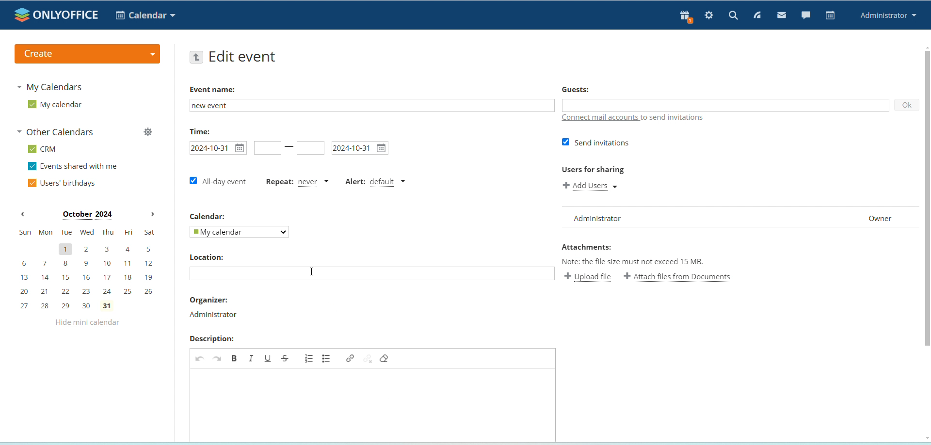 Image resolution: width=931 pixels, height=445 pixels. Describe the element at coordinates (589, 276) in the screenshot. I see `upload file` at that location.